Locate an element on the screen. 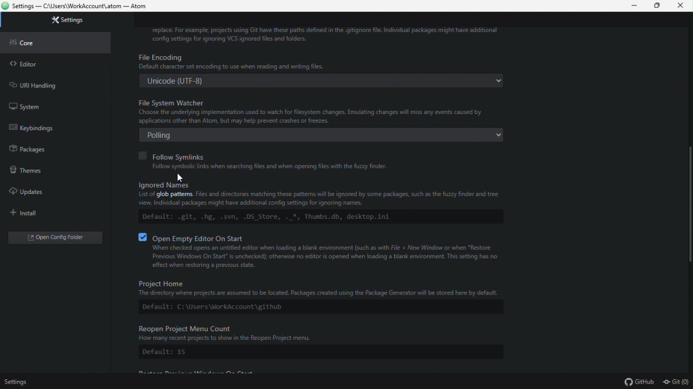 The width and height of the screenshot is (693, 389). Polling is located at coordinates (324, 135).